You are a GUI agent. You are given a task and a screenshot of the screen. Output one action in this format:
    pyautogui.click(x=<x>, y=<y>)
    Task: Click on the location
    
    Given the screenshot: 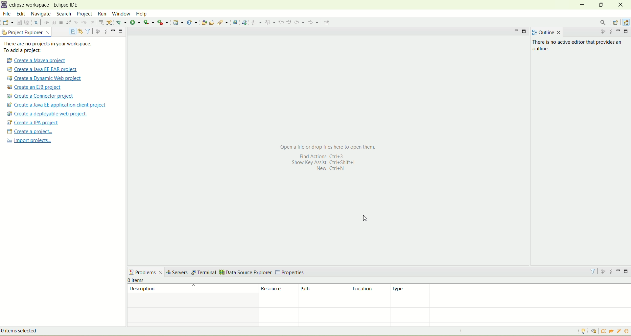 What is the action you would take?
    pyautogui.click(x=370, y=292)
    